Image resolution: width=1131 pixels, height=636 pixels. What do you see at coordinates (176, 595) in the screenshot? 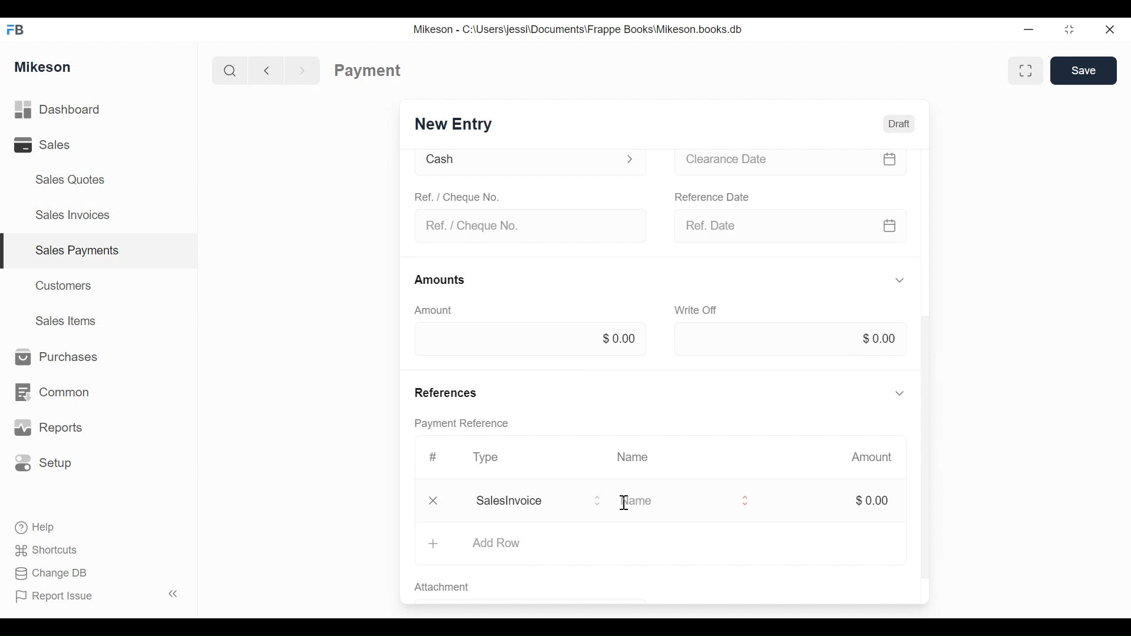
I see `Collapse` at bounding box center [176, 595].